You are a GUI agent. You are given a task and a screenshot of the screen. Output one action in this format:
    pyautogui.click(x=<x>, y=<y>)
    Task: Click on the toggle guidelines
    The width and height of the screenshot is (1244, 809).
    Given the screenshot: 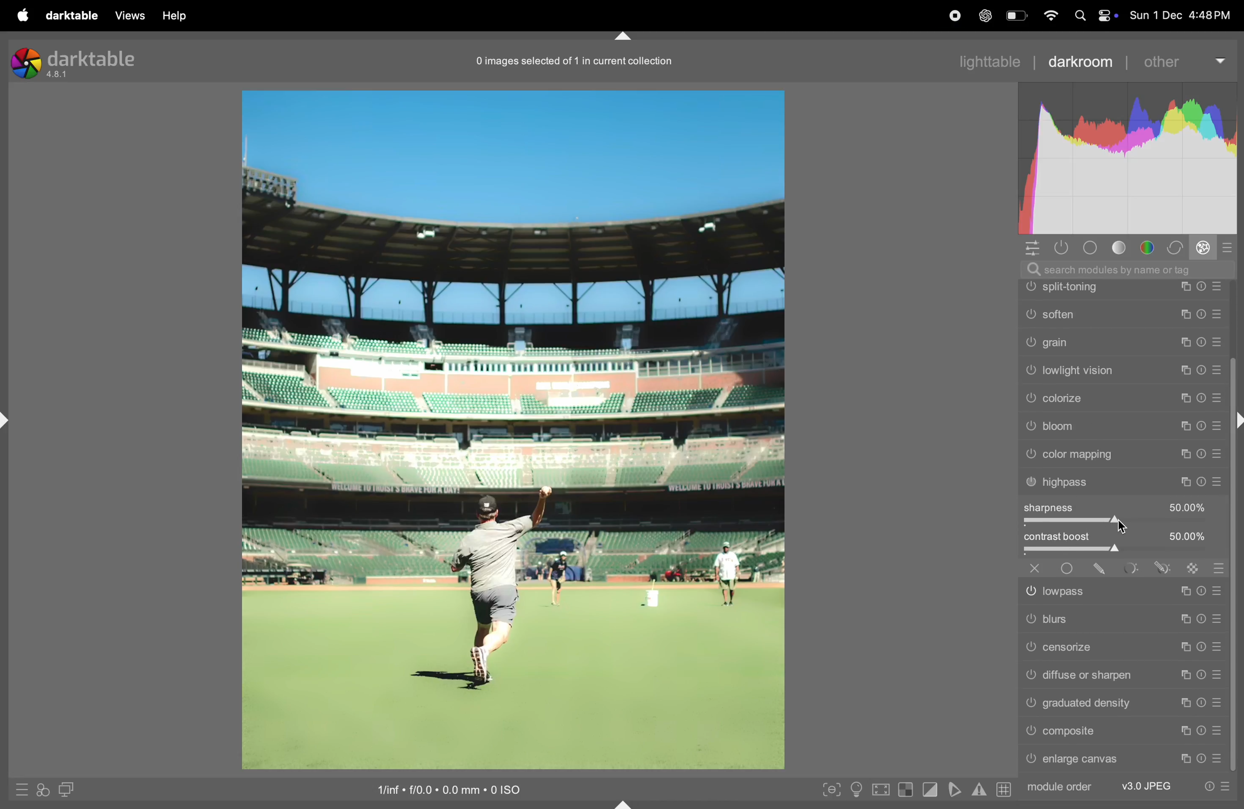 What is the action you would take?
    pyautogui.click(x=1004, y=789)
    